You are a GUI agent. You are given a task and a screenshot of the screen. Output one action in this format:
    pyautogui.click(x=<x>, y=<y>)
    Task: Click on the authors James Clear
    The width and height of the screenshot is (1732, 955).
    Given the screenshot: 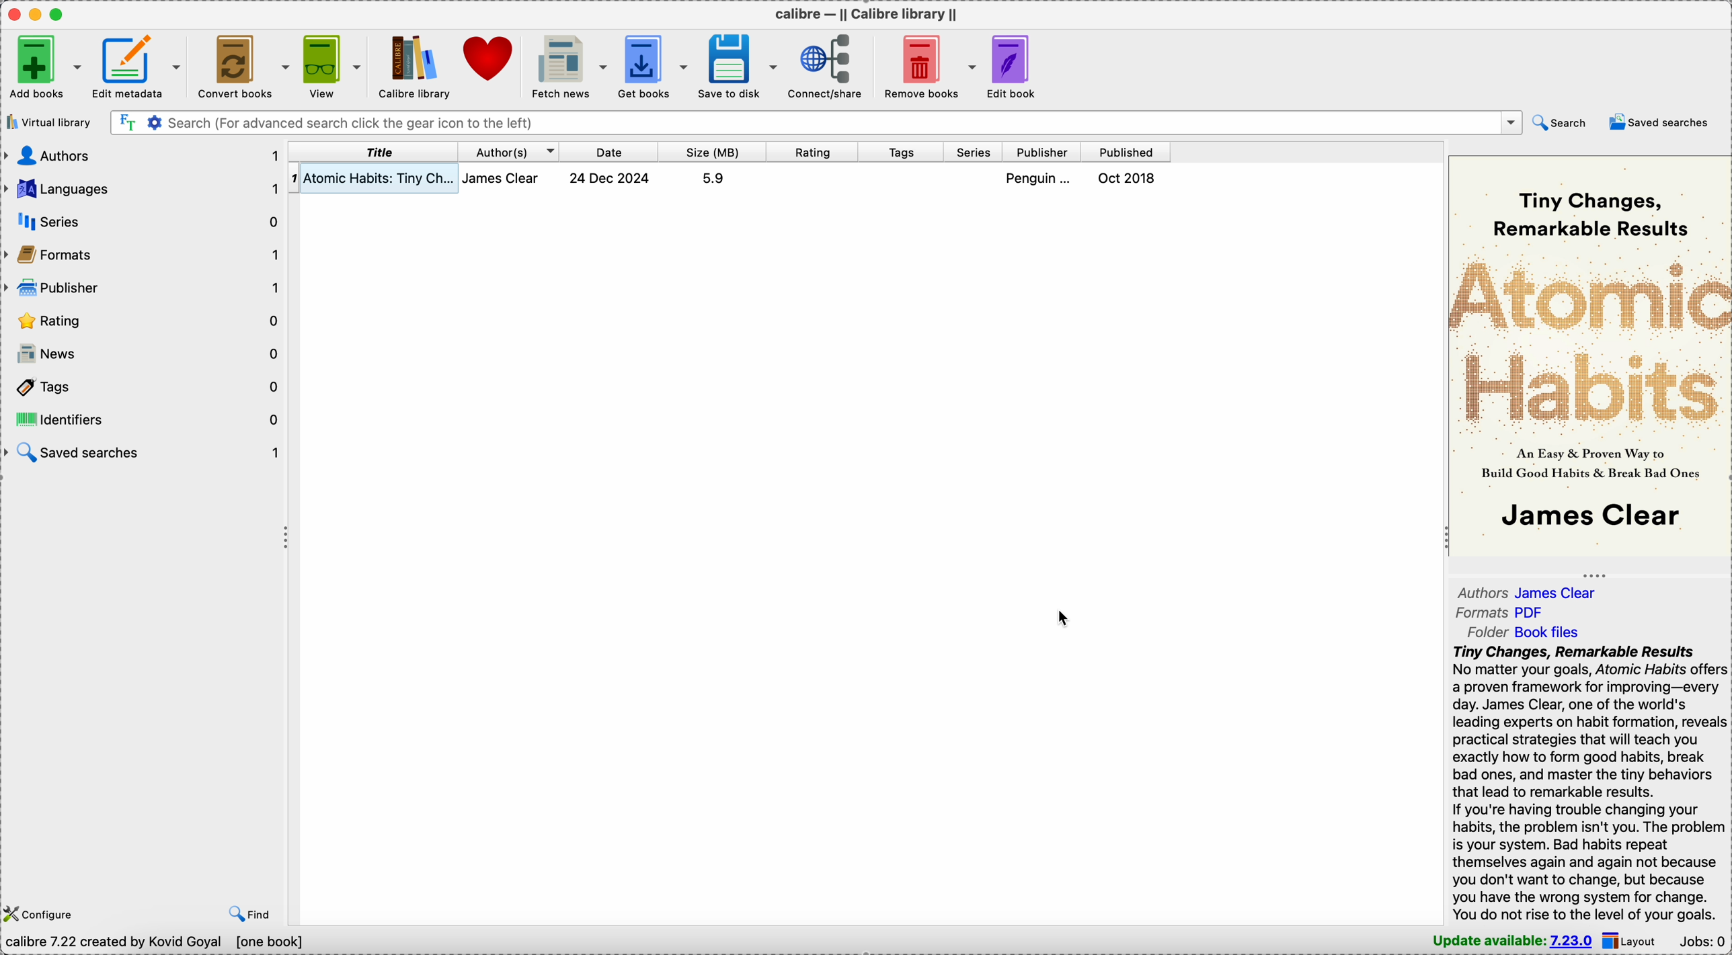 What is the action you would take?
    pyautogui.click(x=1534, y=591)
    